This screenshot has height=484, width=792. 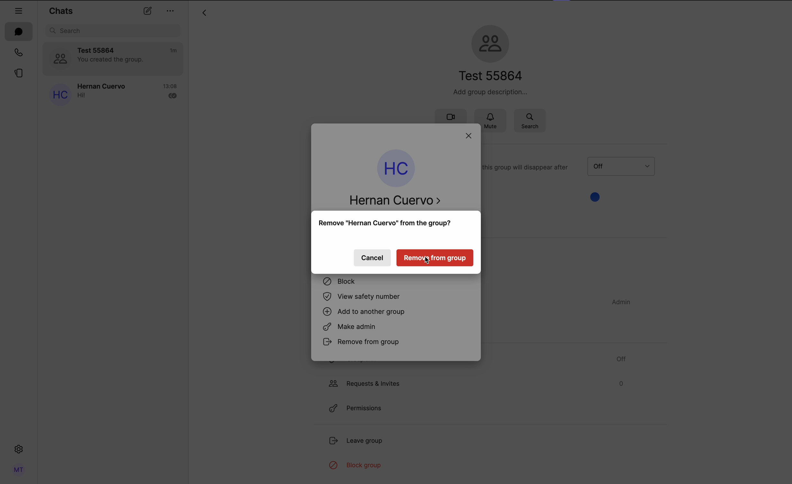 What do you see at coordinates (352, 328) in the screenshot?
I see `make admin` at bounding box center [352, 328].